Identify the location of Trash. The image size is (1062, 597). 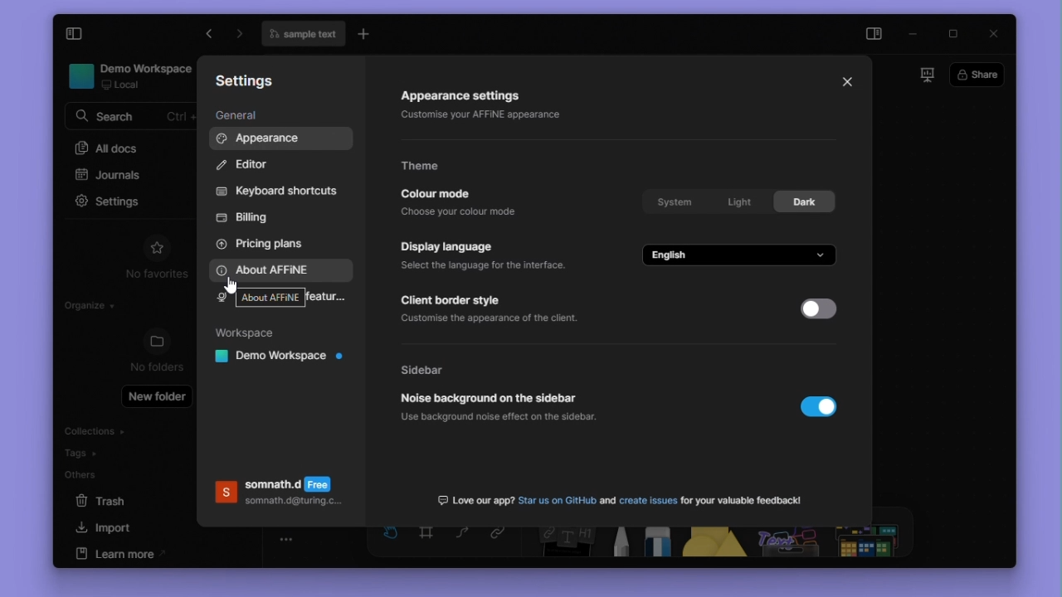
(102, 499).